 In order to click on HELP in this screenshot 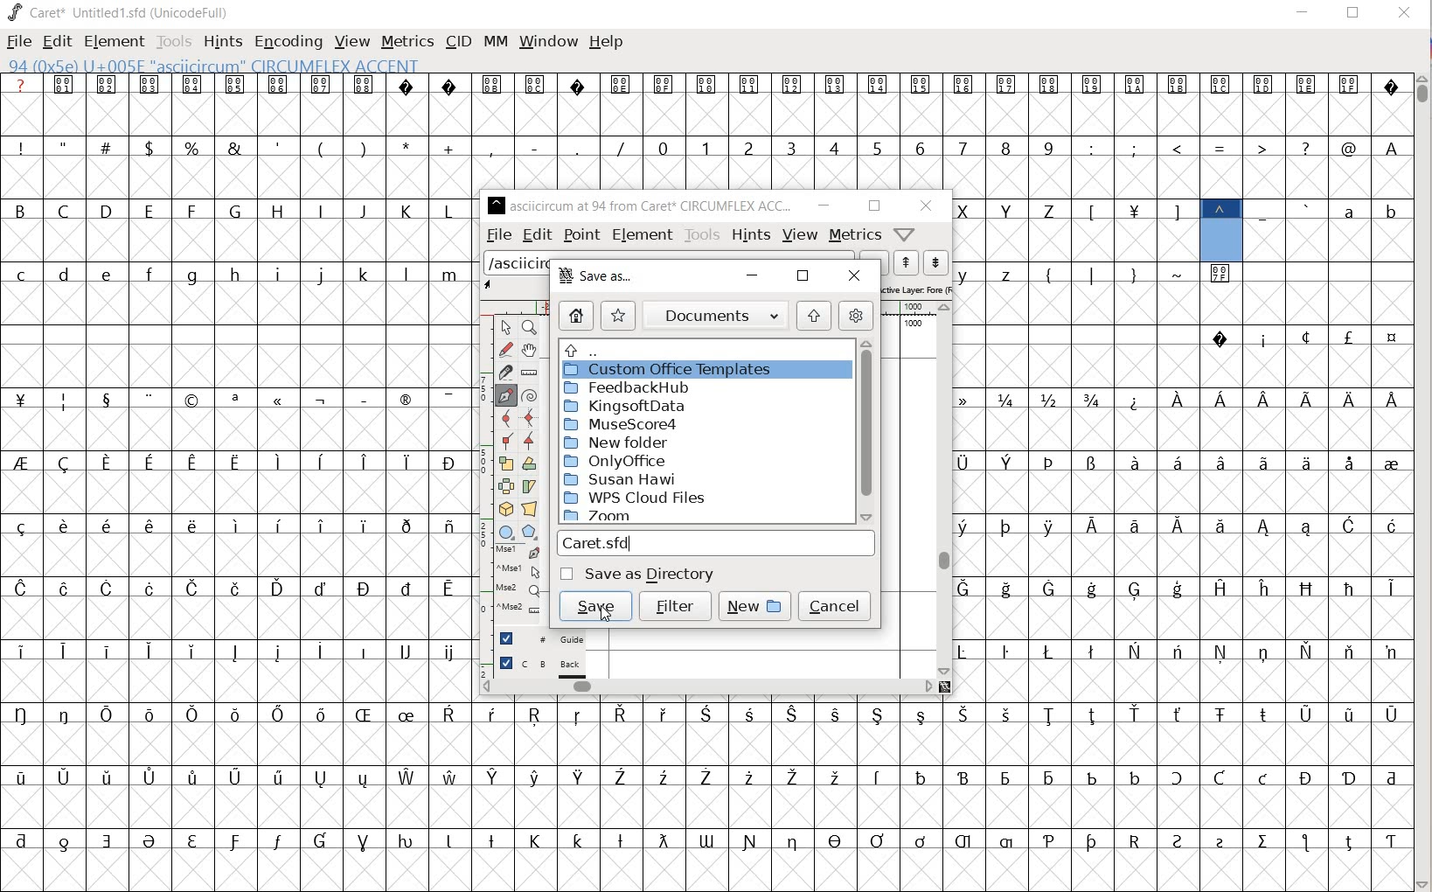, I will do `click(607, 41)`.